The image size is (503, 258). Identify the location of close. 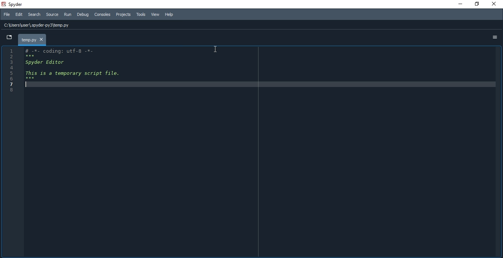
(496, 4).